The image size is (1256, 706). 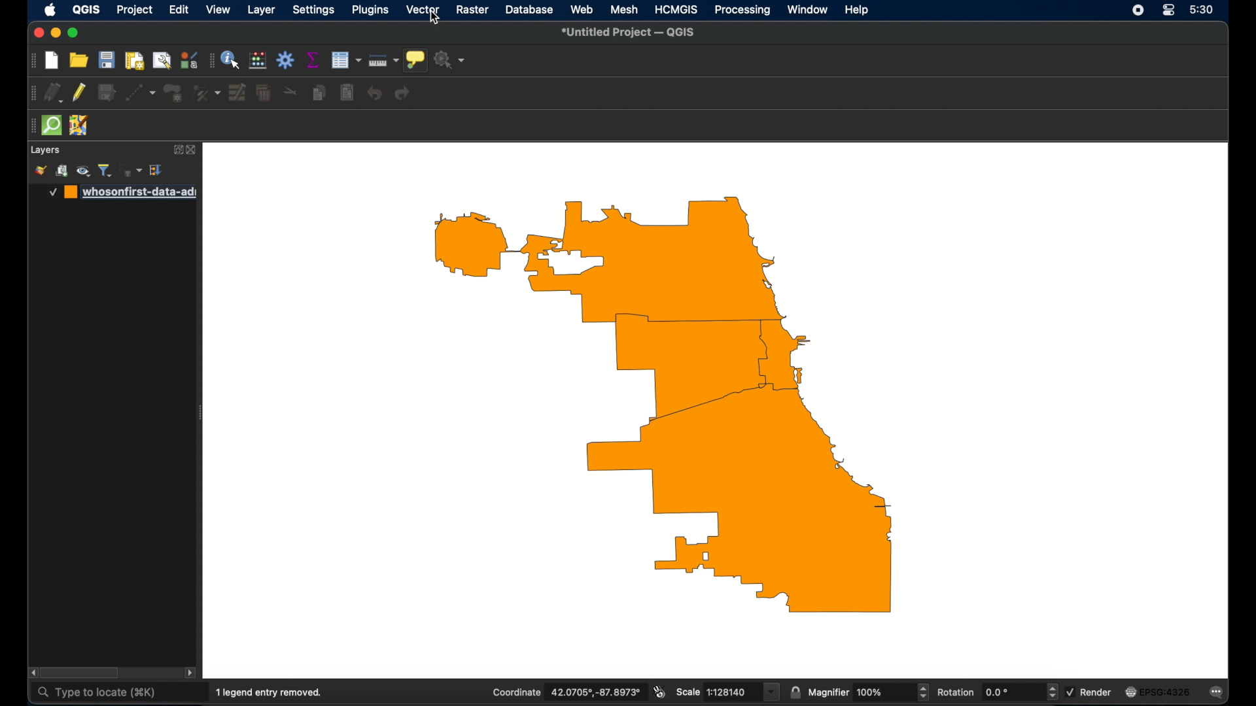 What do you see at coordinates (582, 9) in the screenshot?
I see `web` at bounding box center [582, 9].